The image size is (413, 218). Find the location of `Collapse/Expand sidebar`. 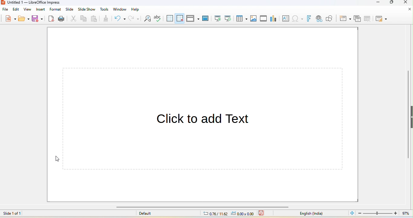

Collapse/Expand sidebar is located at coordinates (412, 117).